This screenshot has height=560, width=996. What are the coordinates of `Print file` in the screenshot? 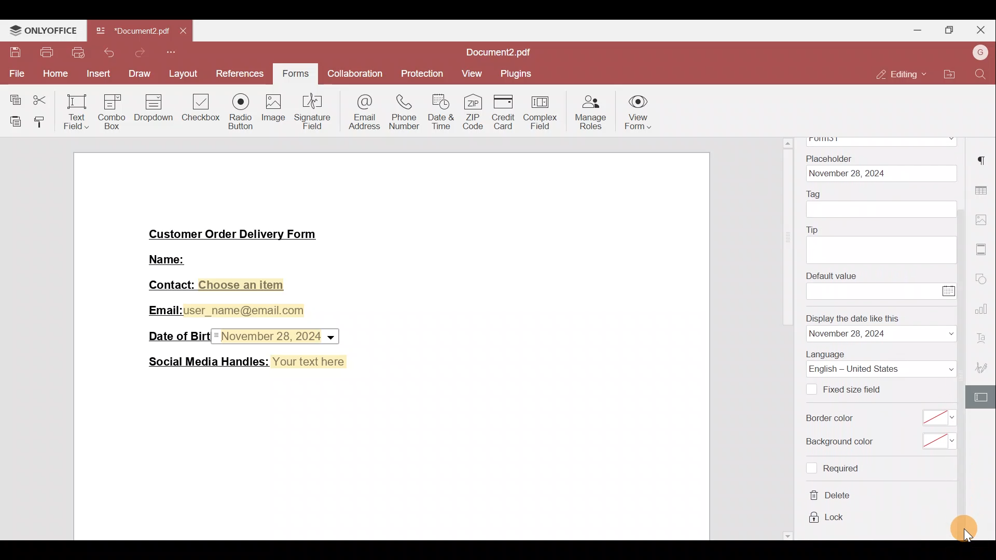 It's located at (43, 53).